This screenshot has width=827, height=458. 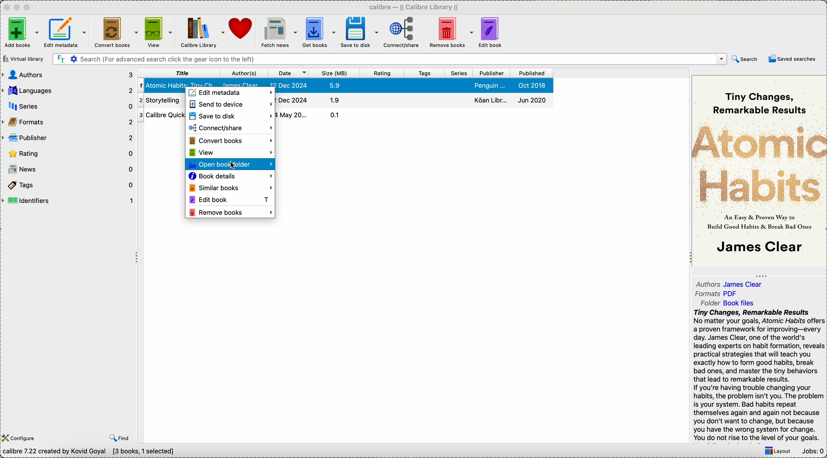 What do you see at coordinates (162, 115) in the screenshot?
I see `third book` at bounding box center [162, 115].